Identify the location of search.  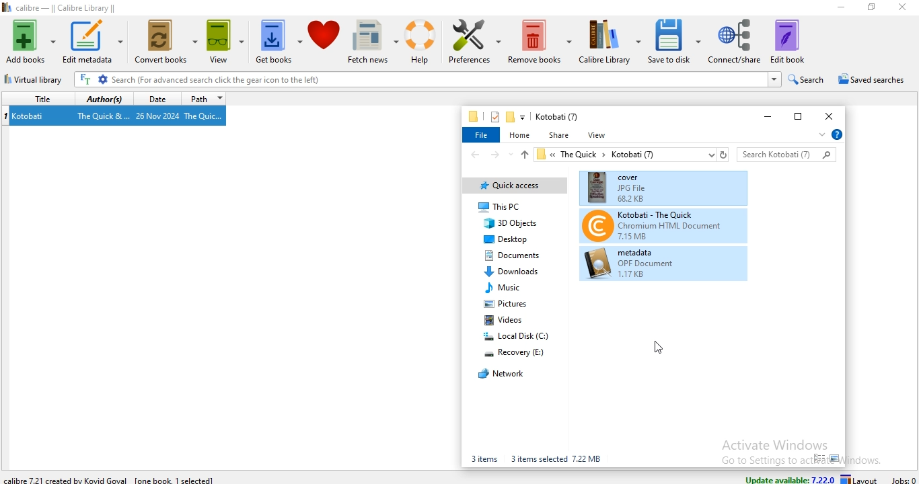
(807, 78).